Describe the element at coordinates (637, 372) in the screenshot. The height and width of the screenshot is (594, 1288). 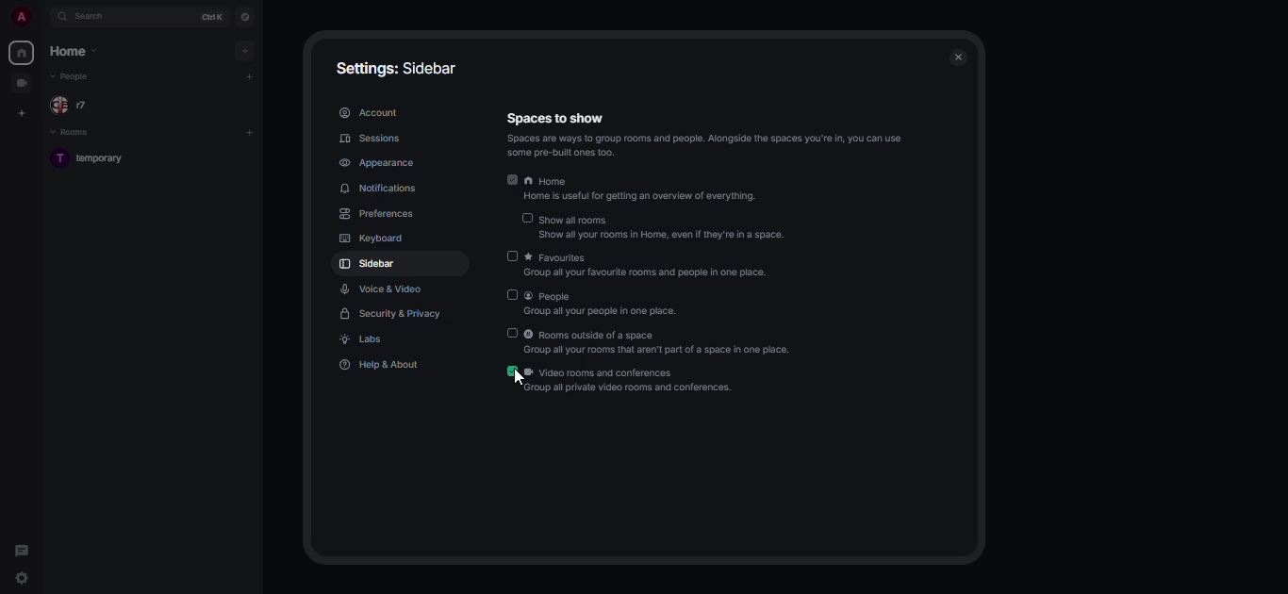
I see `video rooms and conferences.` at that location.